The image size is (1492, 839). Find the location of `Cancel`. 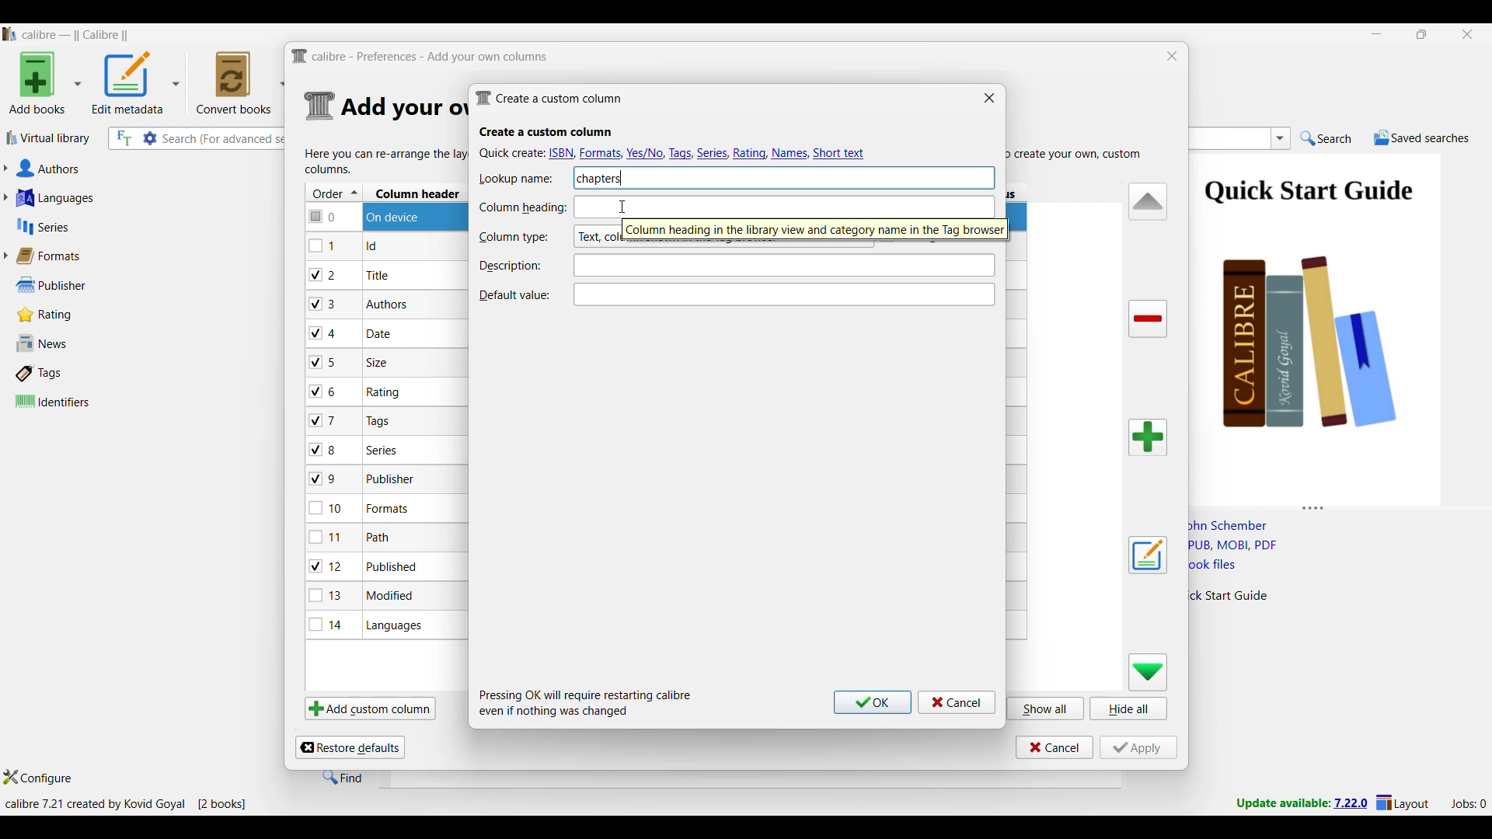

Cancel is located at coordinates (957, 702).